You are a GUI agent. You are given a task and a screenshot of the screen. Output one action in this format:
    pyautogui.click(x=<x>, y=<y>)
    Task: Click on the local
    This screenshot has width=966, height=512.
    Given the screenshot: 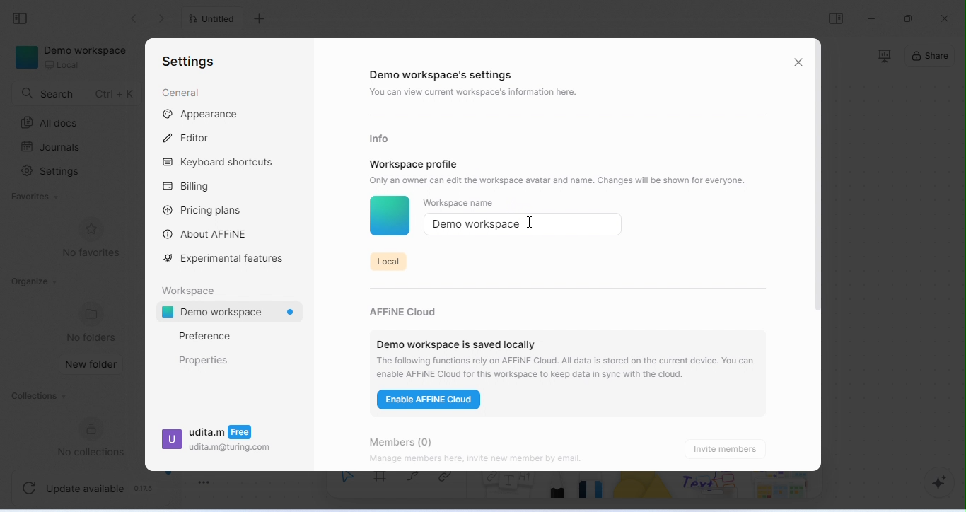 What is the action you would take?
    pyautogui.click(x=387, y=260)
    